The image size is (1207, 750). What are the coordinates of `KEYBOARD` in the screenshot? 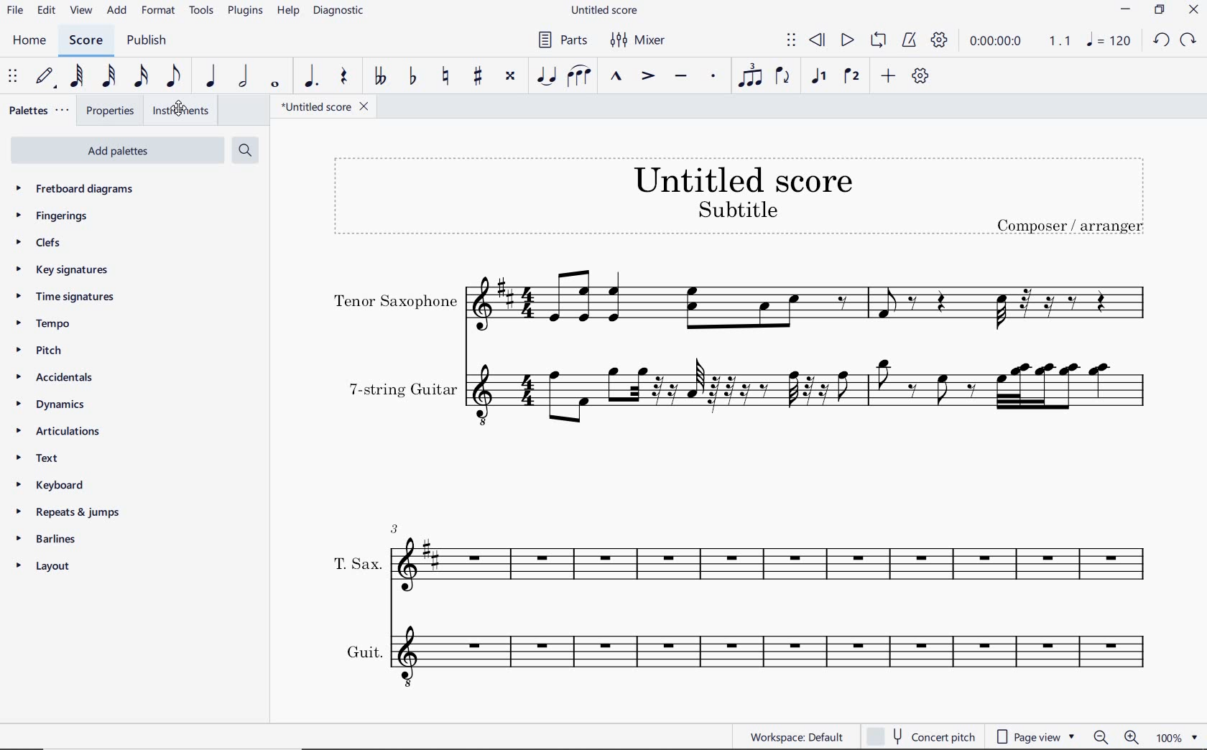 It's located at (48, 485).